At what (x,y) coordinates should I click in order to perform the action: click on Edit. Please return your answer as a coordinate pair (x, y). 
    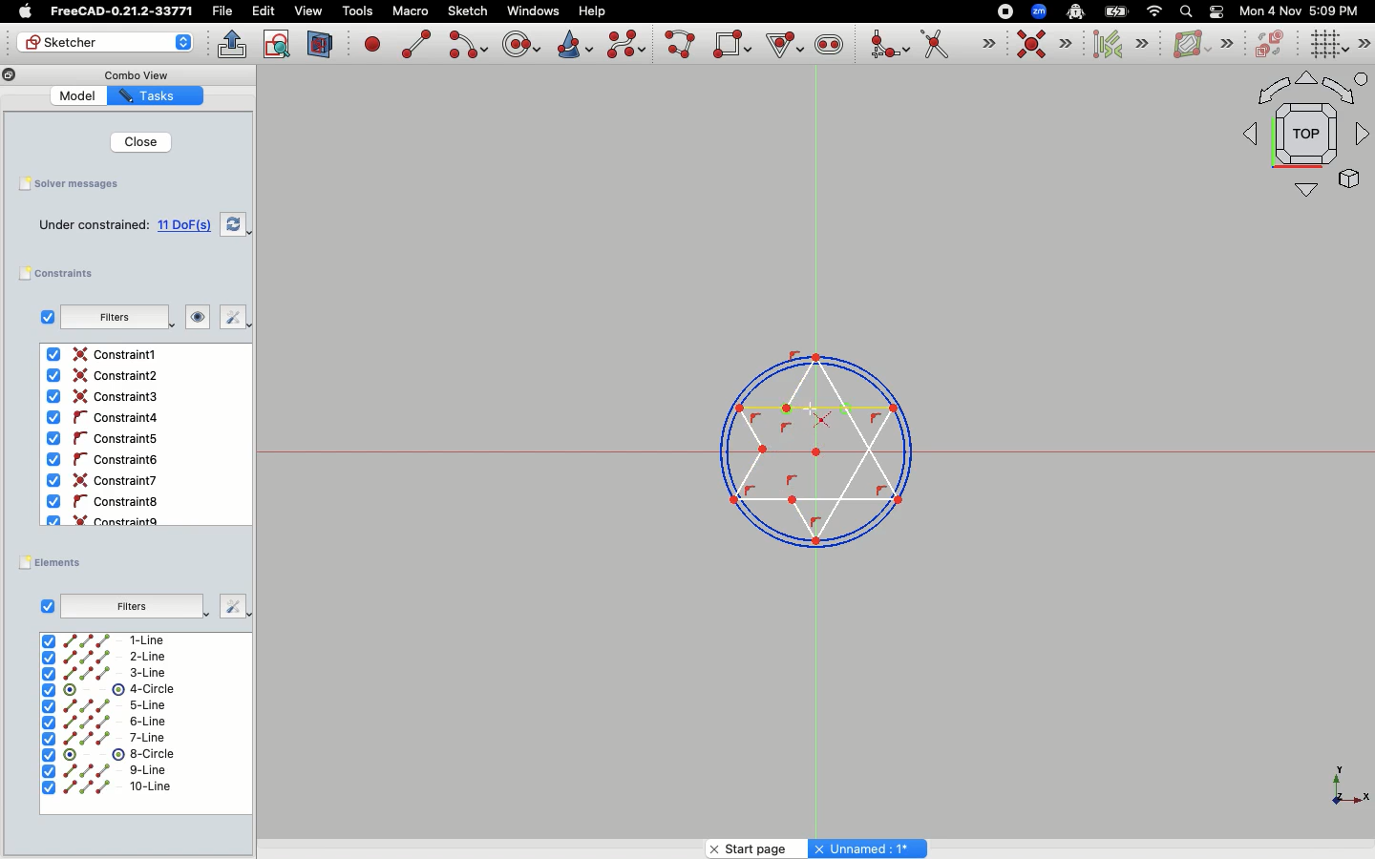
    Looking at the image, I should click on (264, 11).